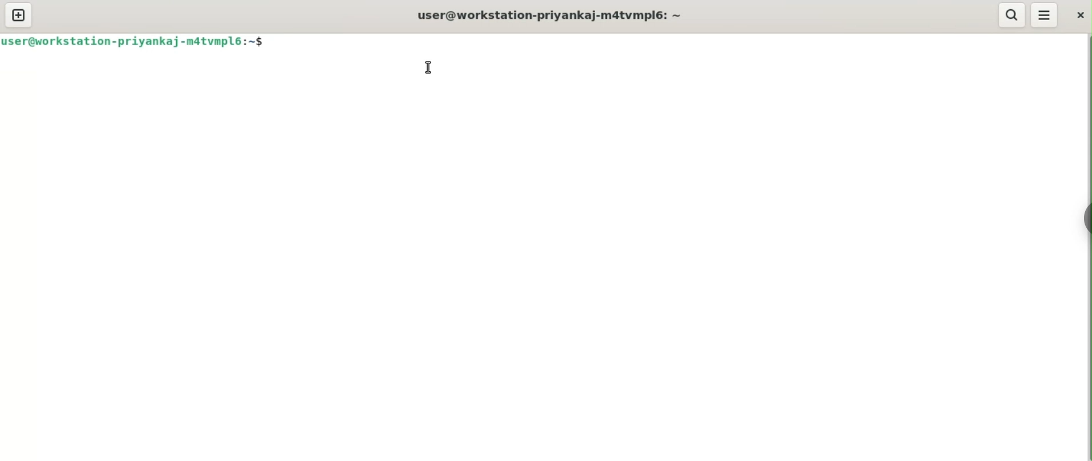  What do you see at coordinates (1011, 15) in the screenshot?
I see `search` at bounding box center [1011, 15].